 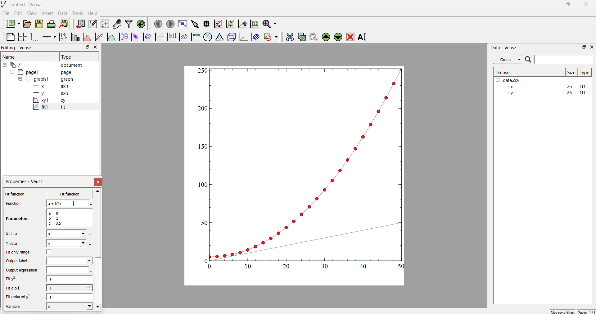 I want to click on Select using dataset browser, so click(x=91, y=236).